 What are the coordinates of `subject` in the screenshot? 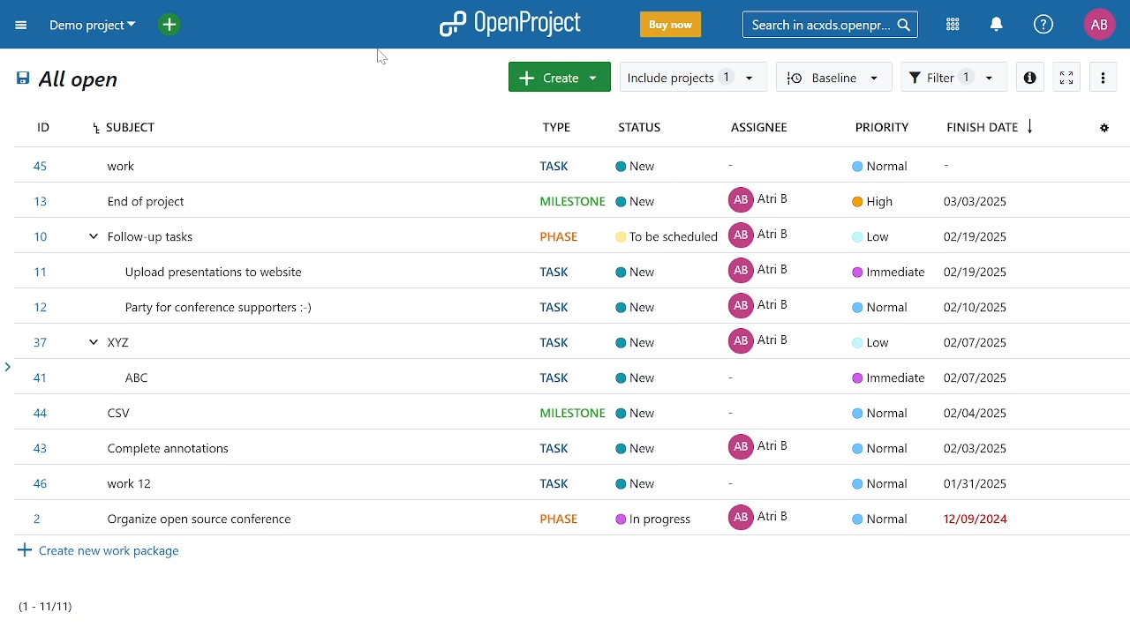 It's located at (306, 128).